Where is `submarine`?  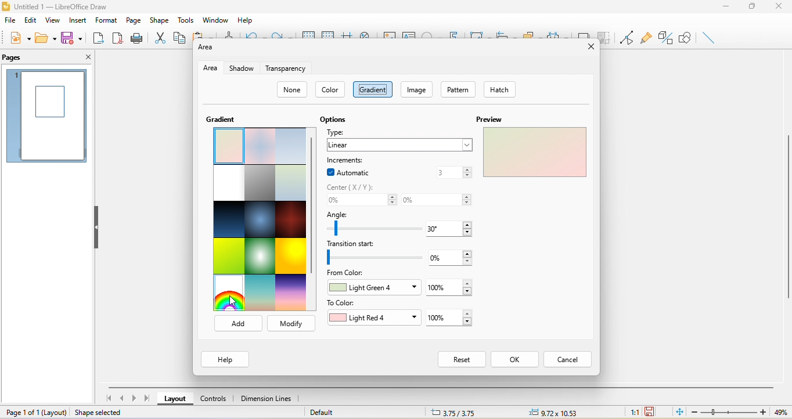 submarine is located at coordinates (291, 184).